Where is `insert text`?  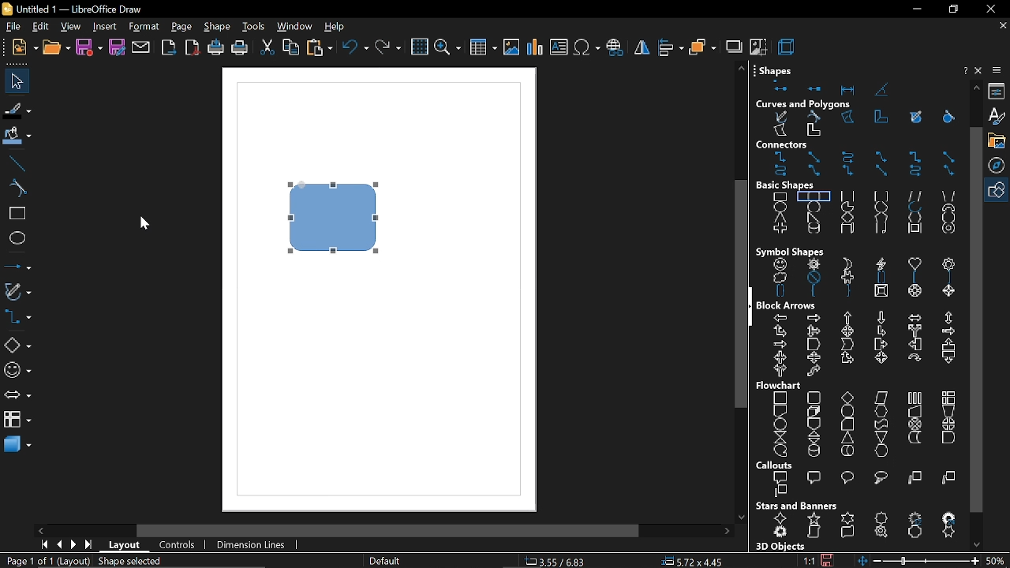
insert text is located at coordinates (559, 48).